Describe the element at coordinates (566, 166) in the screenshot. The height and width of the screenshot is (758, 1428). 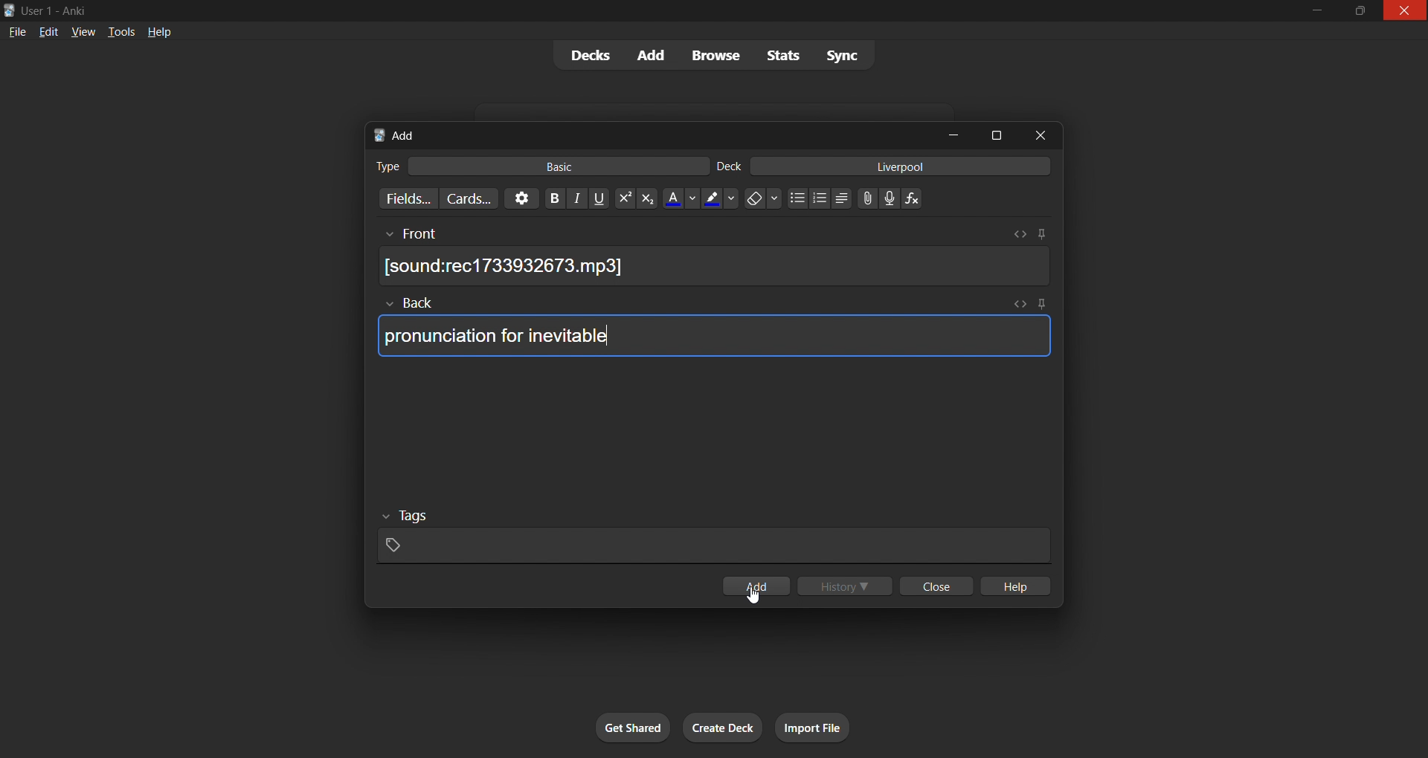
I see `basic card type` at that location.